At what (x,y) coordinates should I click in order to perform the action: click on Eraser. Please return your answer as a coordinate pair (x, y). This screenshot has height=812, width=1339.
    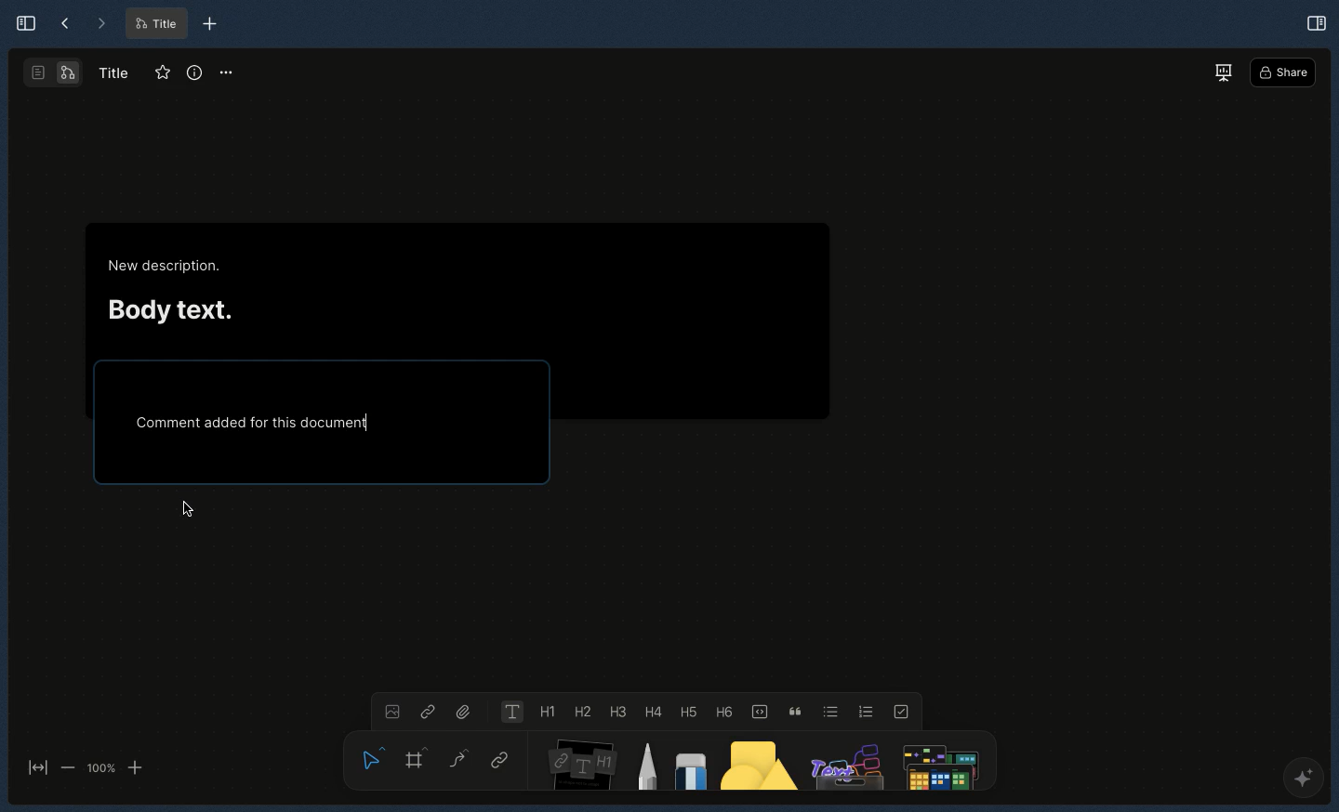
    Looking at the image, I should click on (689, 766).